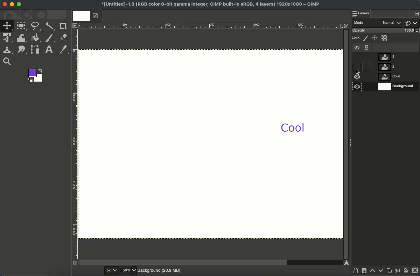 The image size is (420, 276). Describe the element at coordinates (358, 71) in the screenshot. I see `cursor` at that location.